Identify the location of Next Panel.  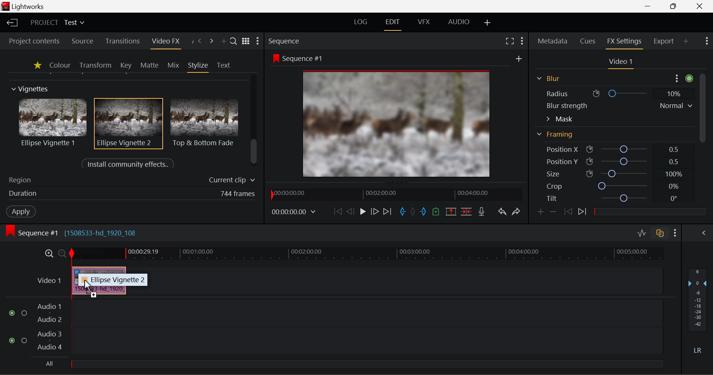
(212, 41).